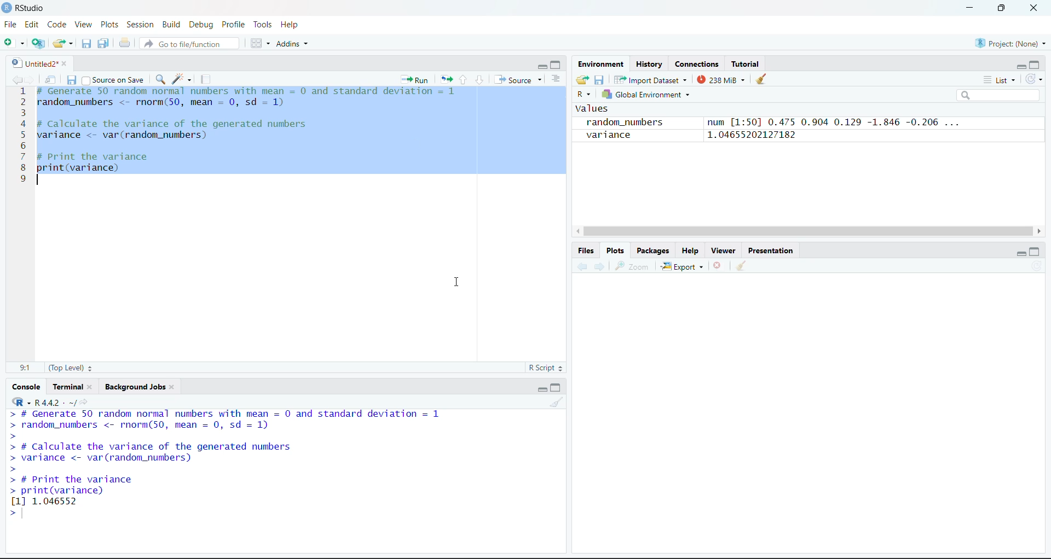  Describe the element at coordinates (1020, 255) in the screenshot. I see `minimize` at that location.